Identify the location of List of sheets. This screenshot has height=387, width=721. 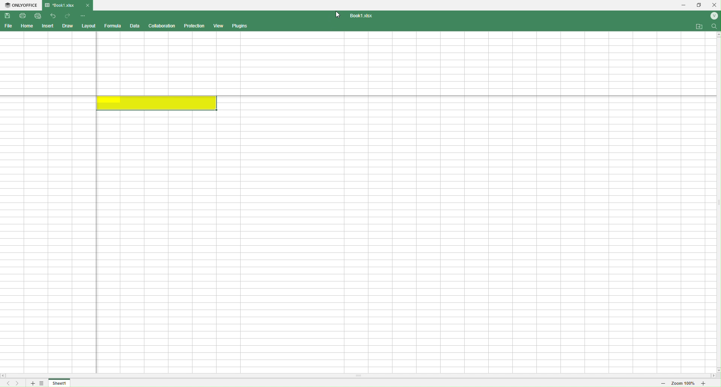
(44, 383).